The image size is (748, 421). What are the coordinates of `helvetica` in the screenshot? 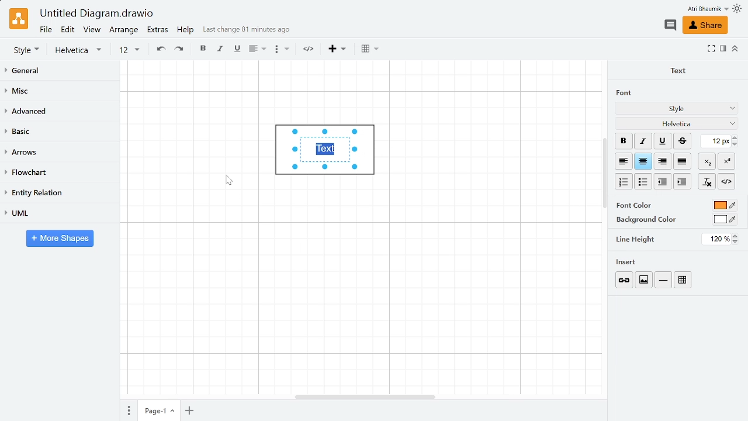 It's located at (81, 50).